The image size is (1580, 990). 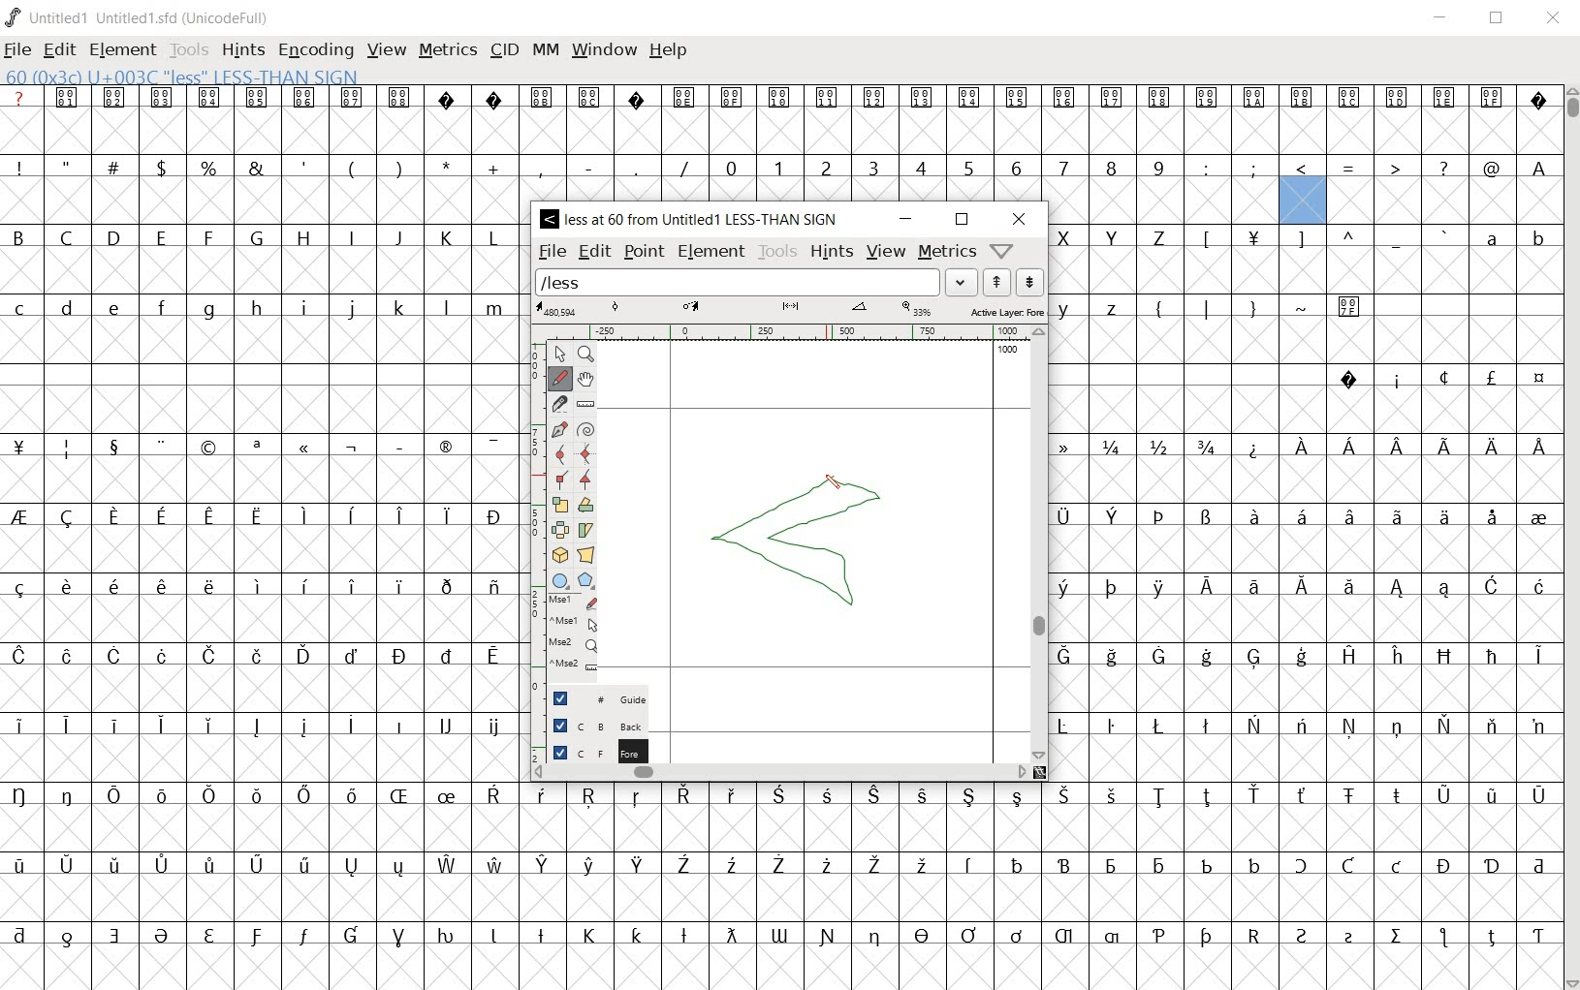 I want to click on empty cells, so click(x=778, y=965).